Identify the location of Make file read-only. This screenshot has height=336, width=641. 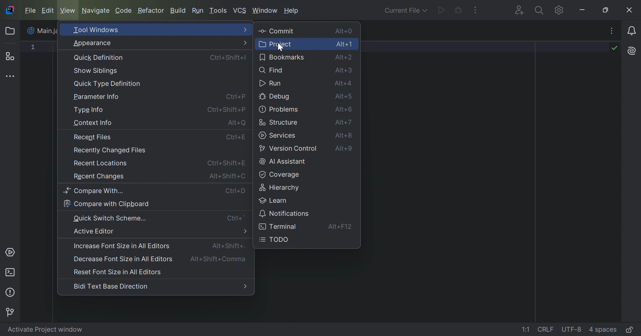
(629, 331).